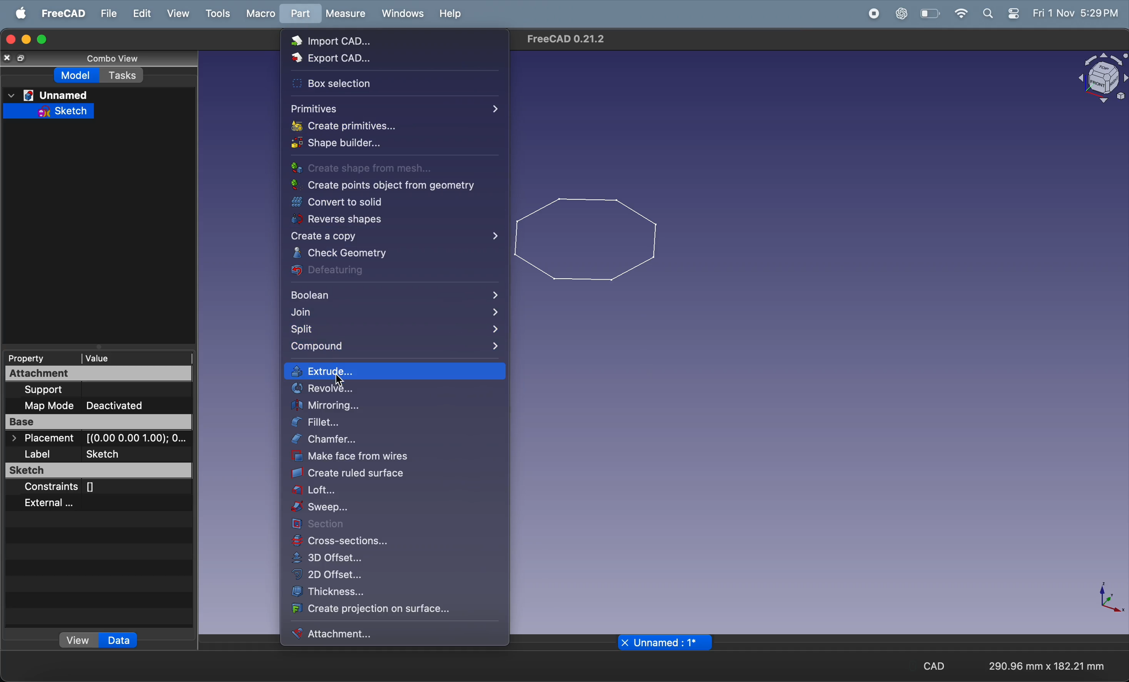  Describe the element at coordinates (391, 238) in the screenshot. I see `create a copy` at that location.